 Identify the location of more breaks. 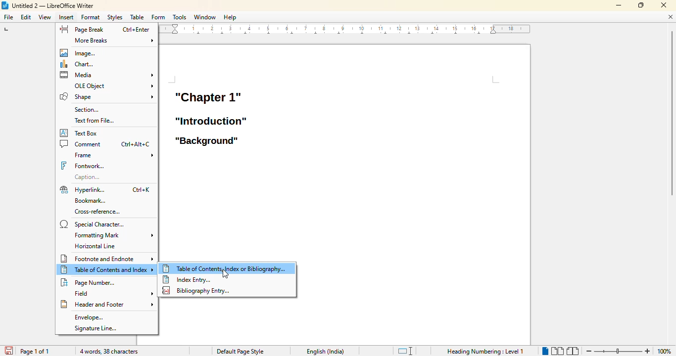
(114, 41).